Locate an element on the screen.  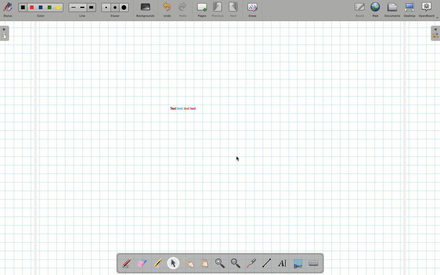
Stylus is located at coordinates (127, 263).